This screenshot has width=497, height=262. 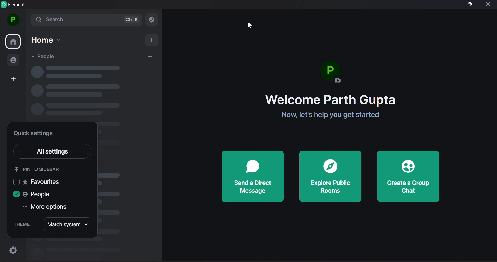 What do you see at coordinates (330, 176) in the screenshot?
I see `explore public rooms` at bounding box center [330, 176].